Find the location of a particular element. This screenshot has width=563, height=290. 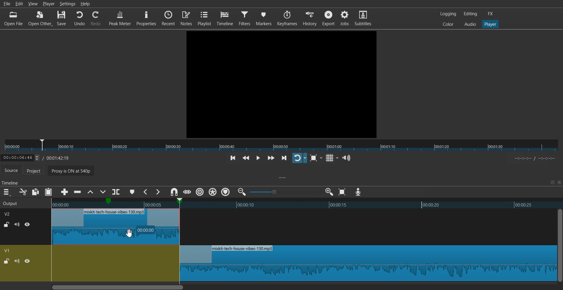

Next Marker is located at coordinates (157, 192).